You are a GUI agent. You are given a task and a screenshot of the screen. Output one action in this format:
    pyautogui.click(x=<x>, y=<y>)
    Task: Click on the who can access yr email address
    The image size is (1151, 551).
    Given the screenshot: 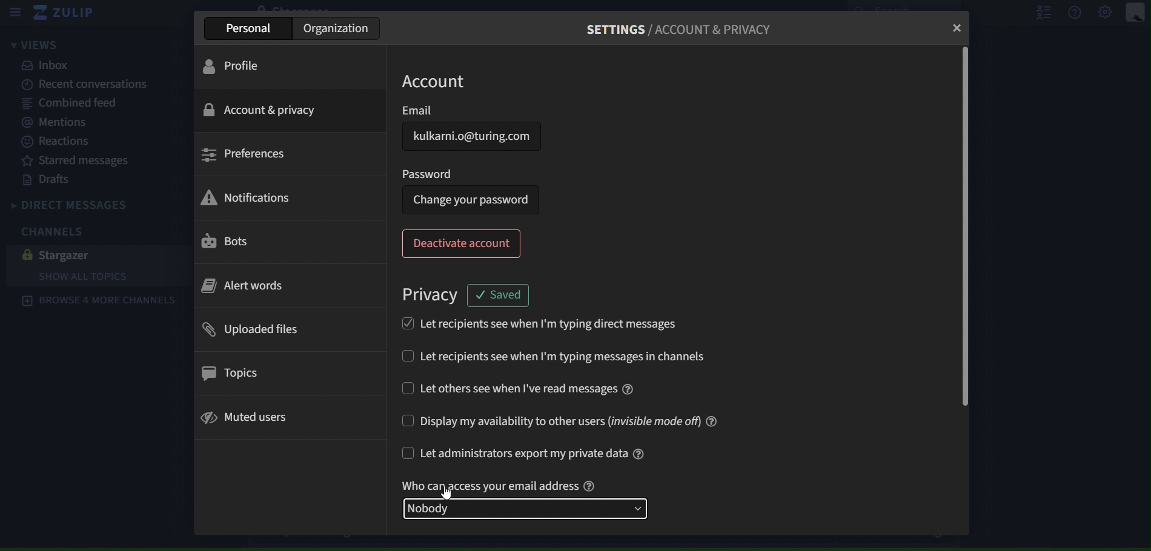 What is the action you would take?
    pyautogui.click(x=502, y=485)
    